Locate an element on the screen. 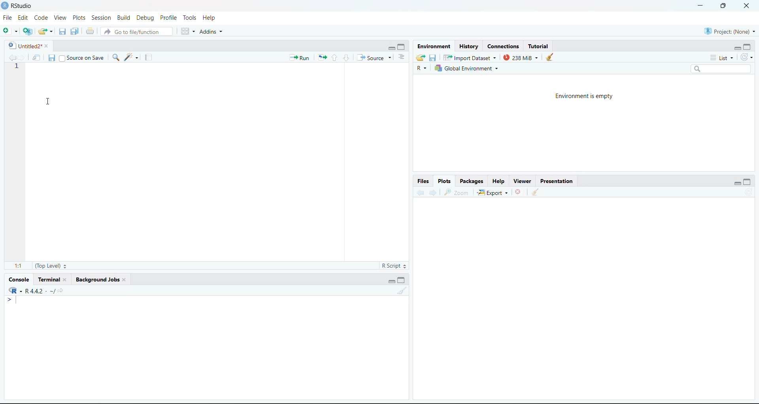 The image size is (759, 404). Files is located at coordinates (424, 181).